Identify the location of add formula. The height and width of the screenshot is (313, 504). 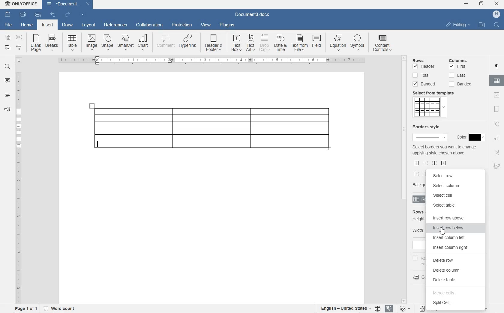
(417, 245).